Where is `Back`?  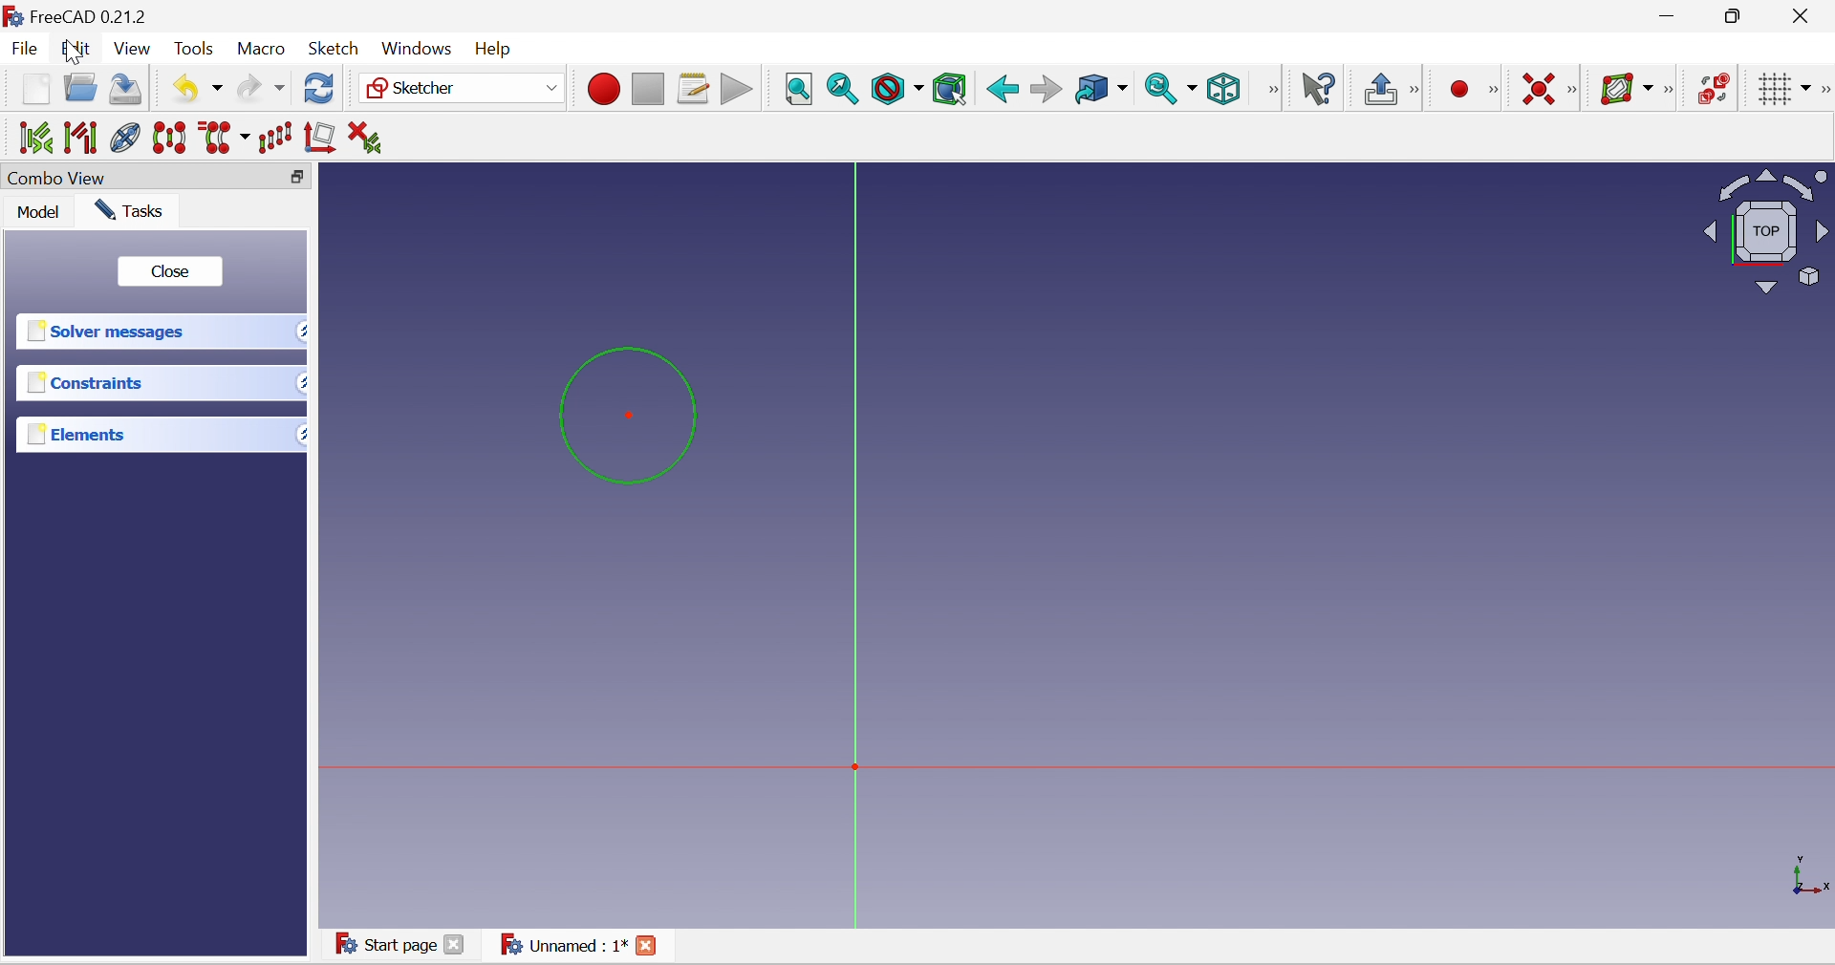 Back is located at coordinates (1001, 90).